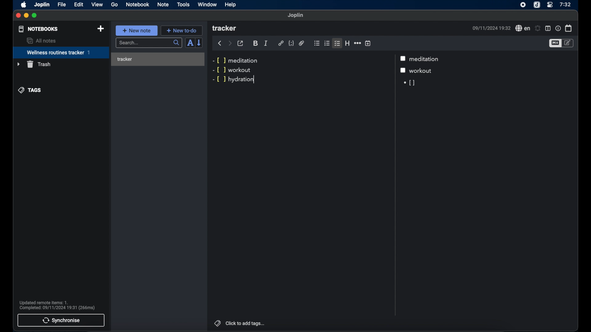  What do you see at coordinates (558, 28) in the screenshot?
I see `note properties` at bounding box center [558, 28].